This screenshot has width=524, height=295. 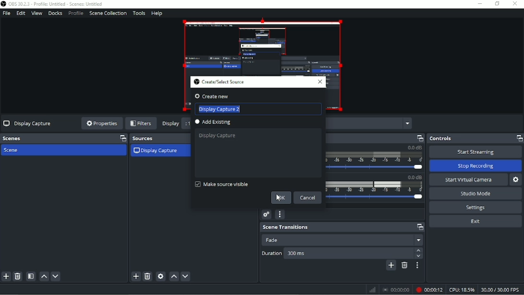 What do you see at coordinates (136, 277) in the screenshot?
I see `Add source` at bounding box center [136, 277].